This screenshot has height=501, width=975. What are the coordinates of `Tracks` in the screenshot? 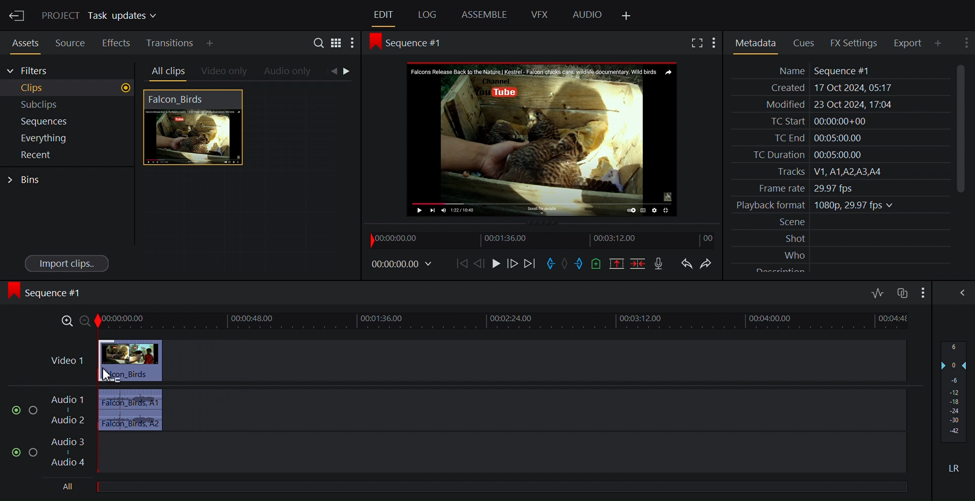 It's located at (839, 172).